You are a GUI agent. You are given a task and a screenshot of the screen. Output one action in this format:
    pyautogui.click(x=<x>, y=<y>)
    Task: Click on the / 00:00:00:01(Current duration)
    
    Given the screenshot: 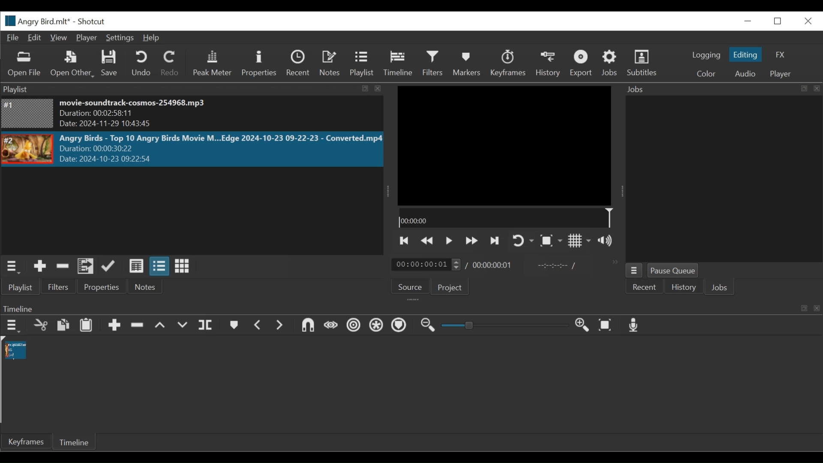 What is the action you would take?
    pyautogui.click(x=423, y=264)
    